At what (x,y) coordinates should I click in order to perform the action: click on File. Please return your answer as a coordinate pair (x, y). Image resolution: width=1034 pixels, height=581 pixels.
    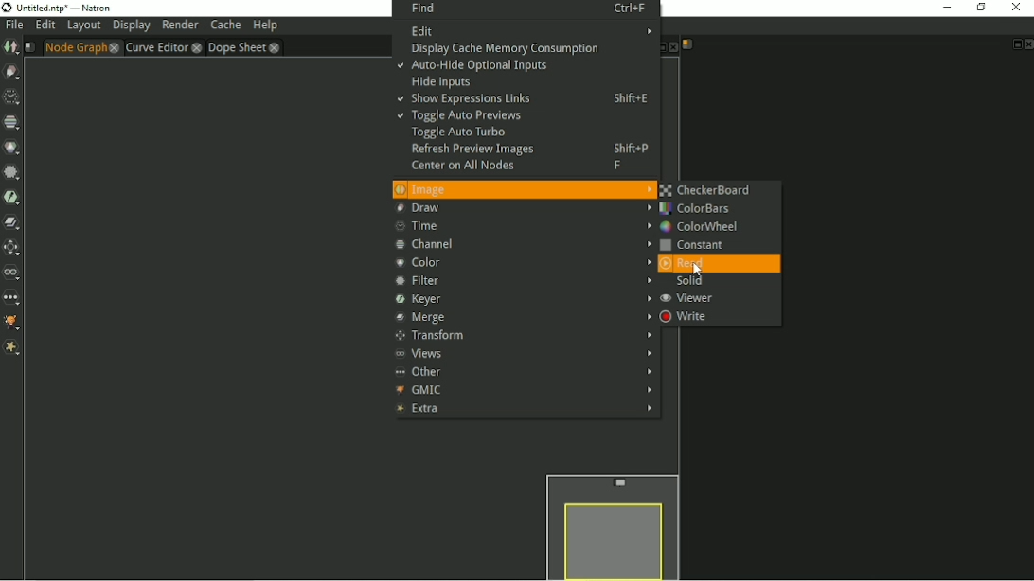
    Looking at the image, I should click on (13, 26).